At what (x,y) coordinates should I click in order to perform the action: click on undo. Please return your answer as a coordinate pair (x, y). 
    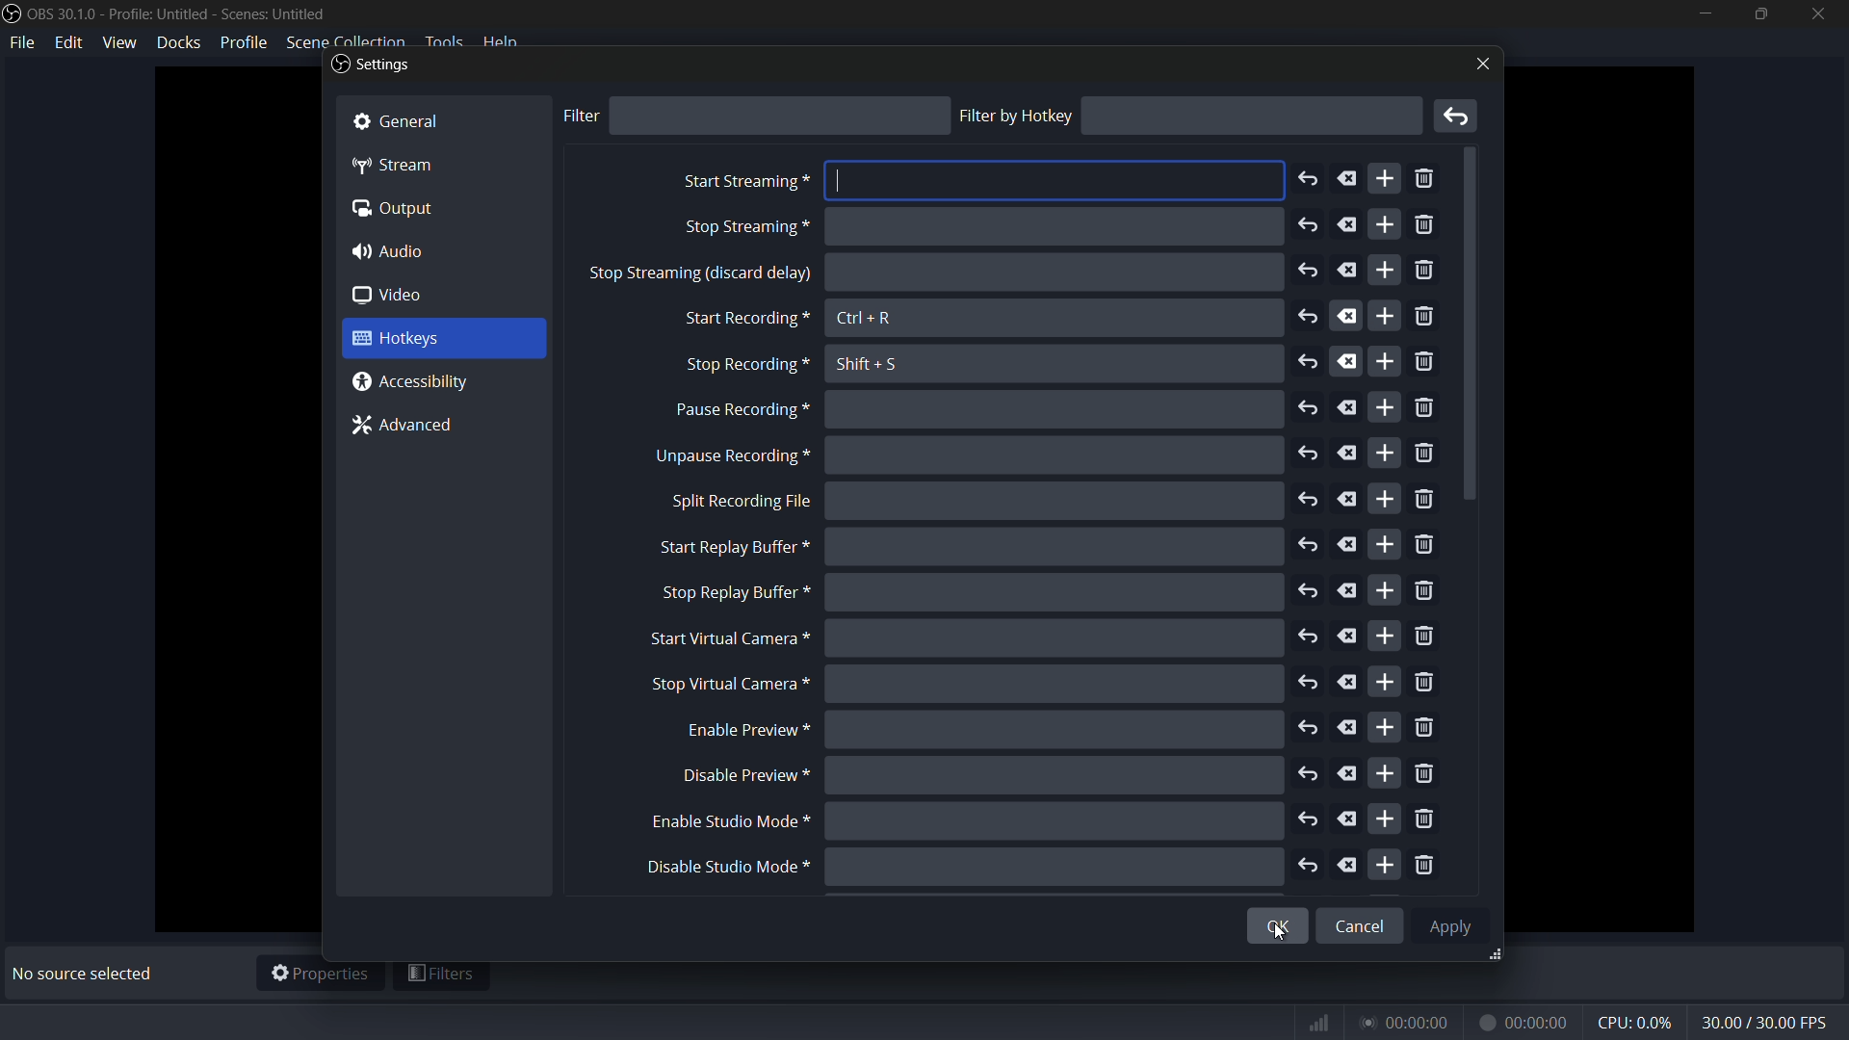
    Looking at the image, I should click on (1308, 771).